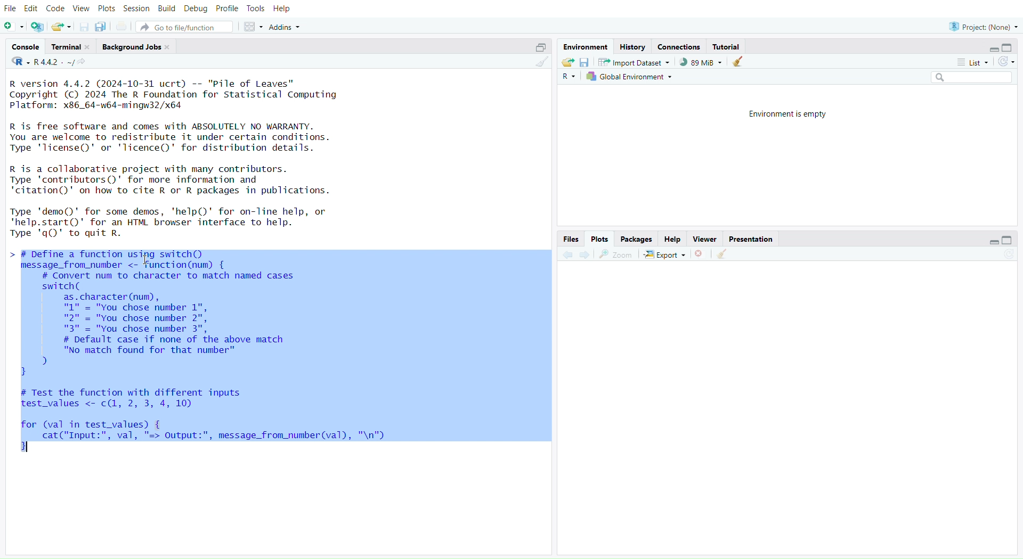  What do you see at coordinates (586, 63) in the screenshot?
I see `Save workspace as` at bounding box center [586, 63].